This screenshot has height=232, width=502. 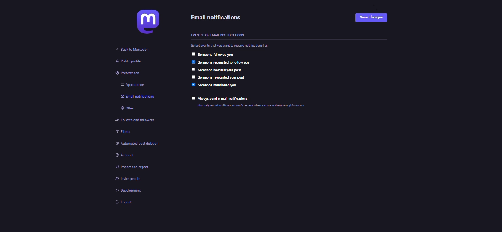 I want to click on someone requested to follow you, so click(x=223, y=62).